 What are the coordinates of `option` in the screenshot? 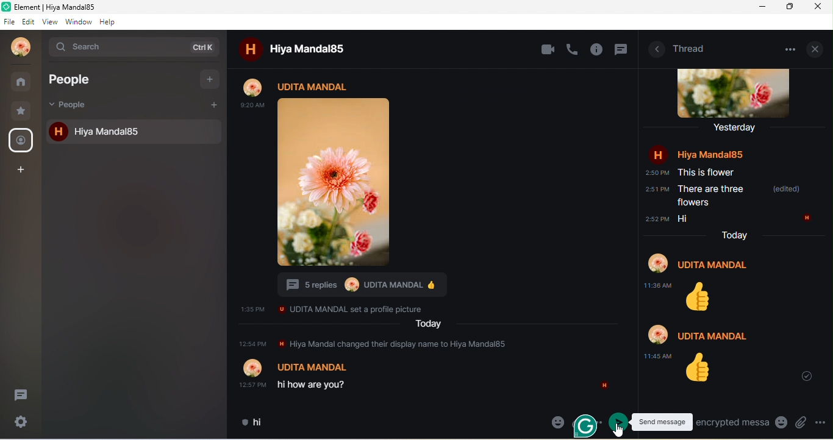 It's located at (821, 422).